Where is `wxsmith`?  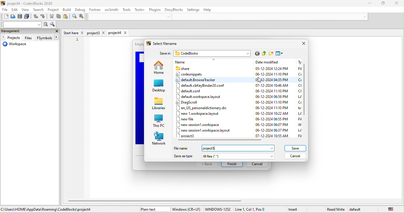 wxsmith is located at coordinates (111, 10).